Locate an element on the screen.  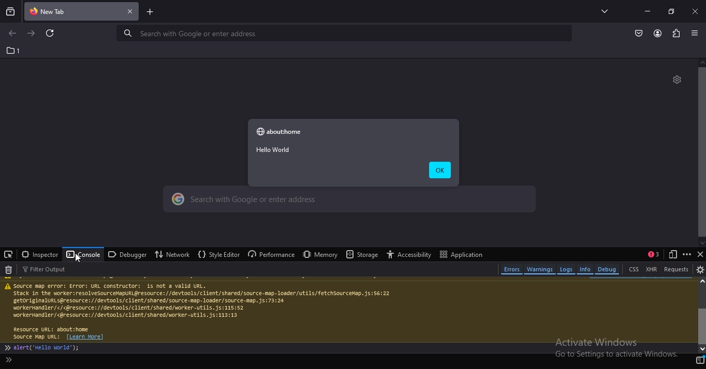
responsive deign mode is located at coordinates (673, 254).